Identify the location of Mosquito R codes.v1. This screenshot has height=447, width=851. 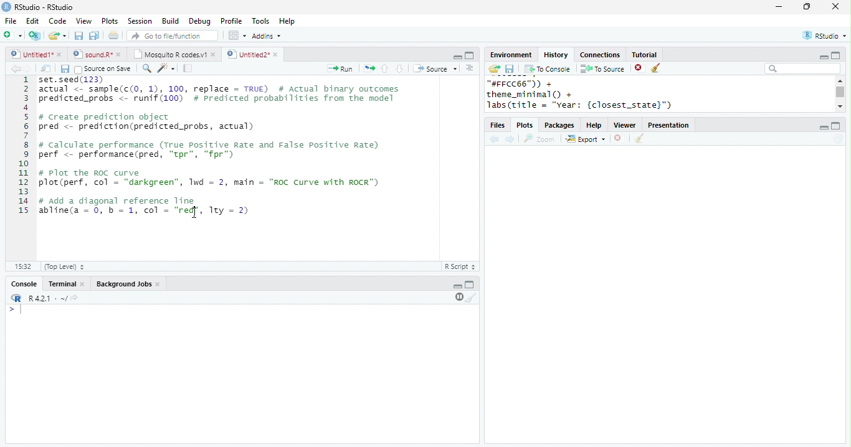
(170, 54).